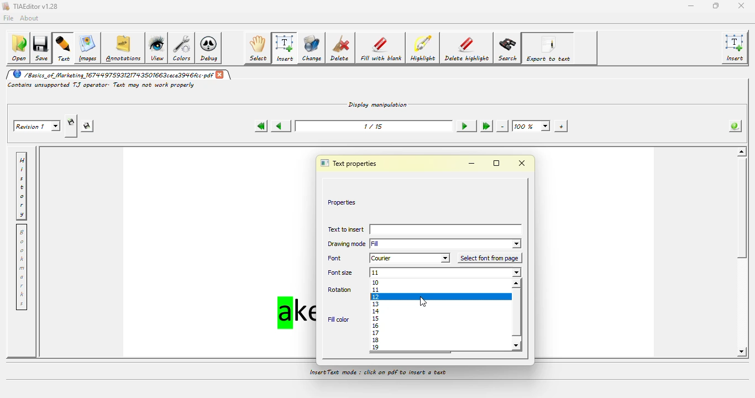 Image resolution: width=755 pixels, height=398 pixels. What do you see at coordinates (549, 48) in the screenshot?
I see `export to text` at bounding box center [549, 48].